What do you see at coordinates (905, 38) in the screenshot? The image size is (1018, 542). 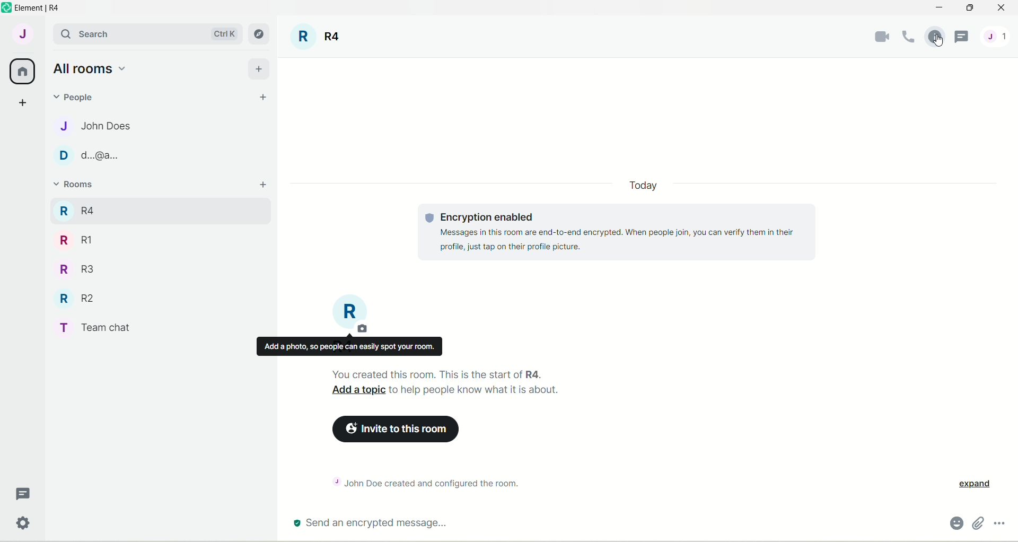 I see `voice call` at bounding box center [905, 38].